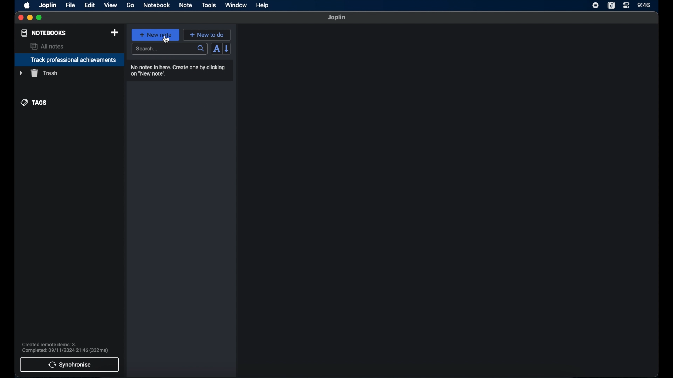  Describe the element at coordinates (227, 49) in the screenshot. I see `reverse sort order` at that location.